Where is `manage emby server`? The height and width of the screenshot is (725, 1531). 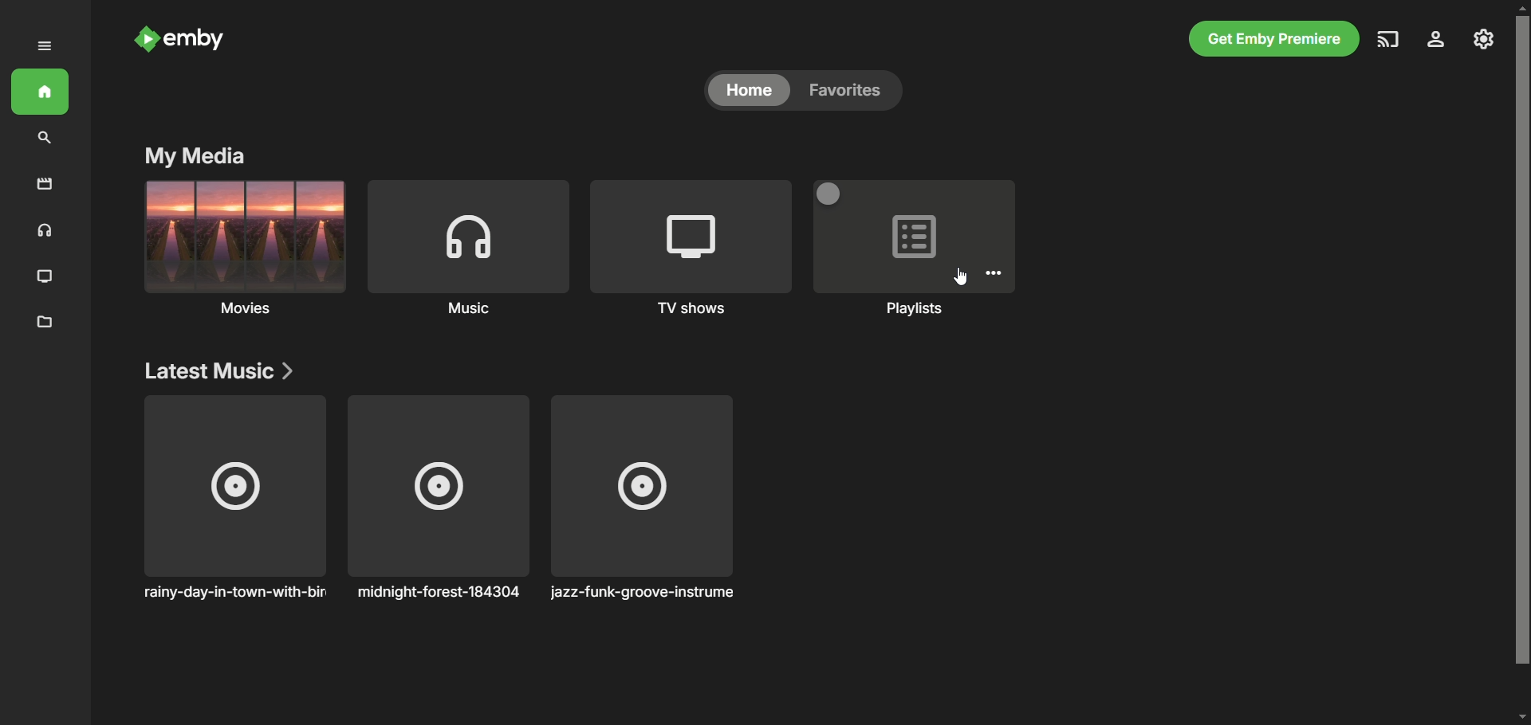
manage emby server is located at coordinates (1484, 39).